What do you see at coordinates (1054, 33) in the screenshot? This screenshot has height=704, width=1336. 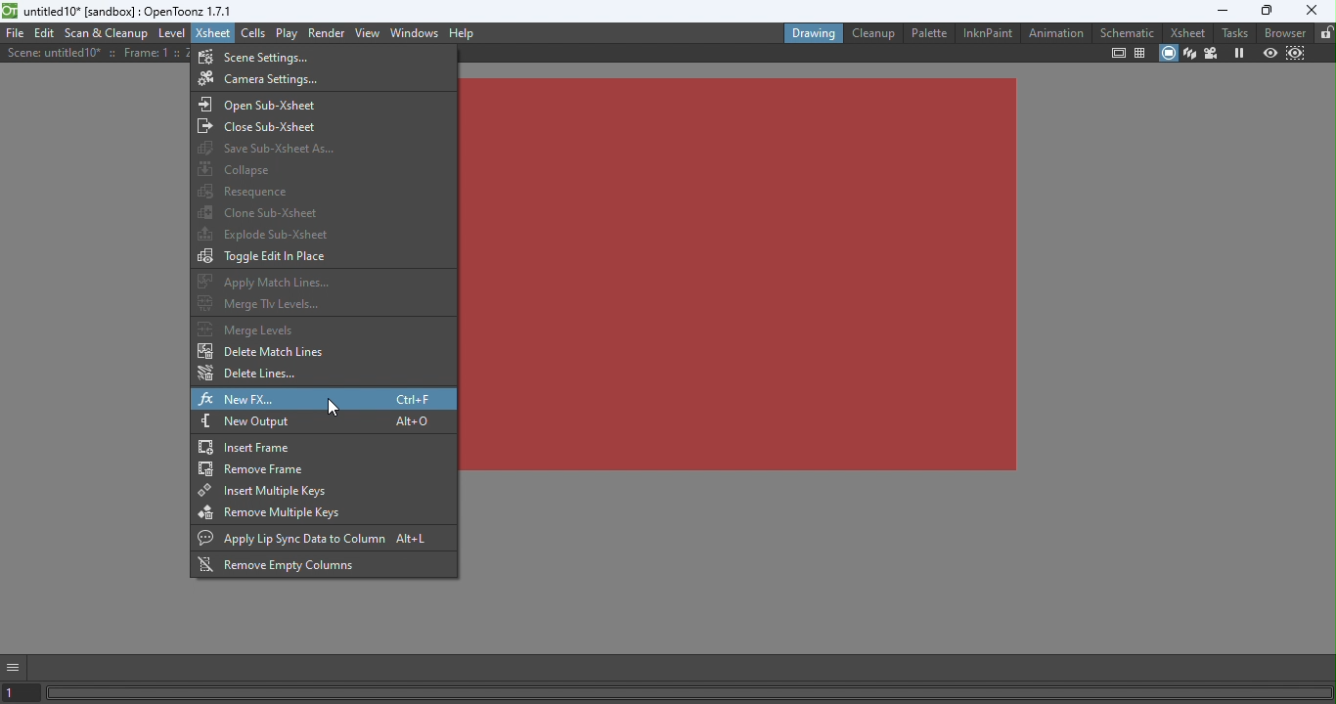 I see `Animation` at bounding box center [1054, 33].